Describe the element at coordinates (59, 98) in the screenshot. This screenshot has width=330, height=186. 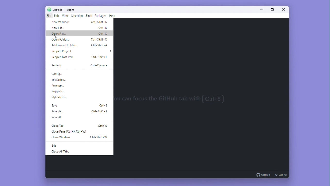
I see `Stylesheet...` at that location.